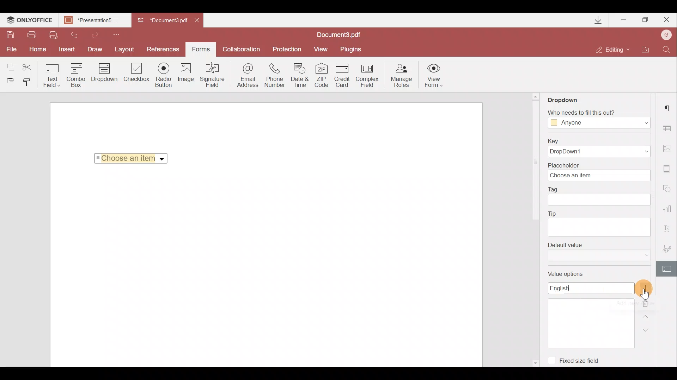  I want to click on Open file location, so click(645, 50).